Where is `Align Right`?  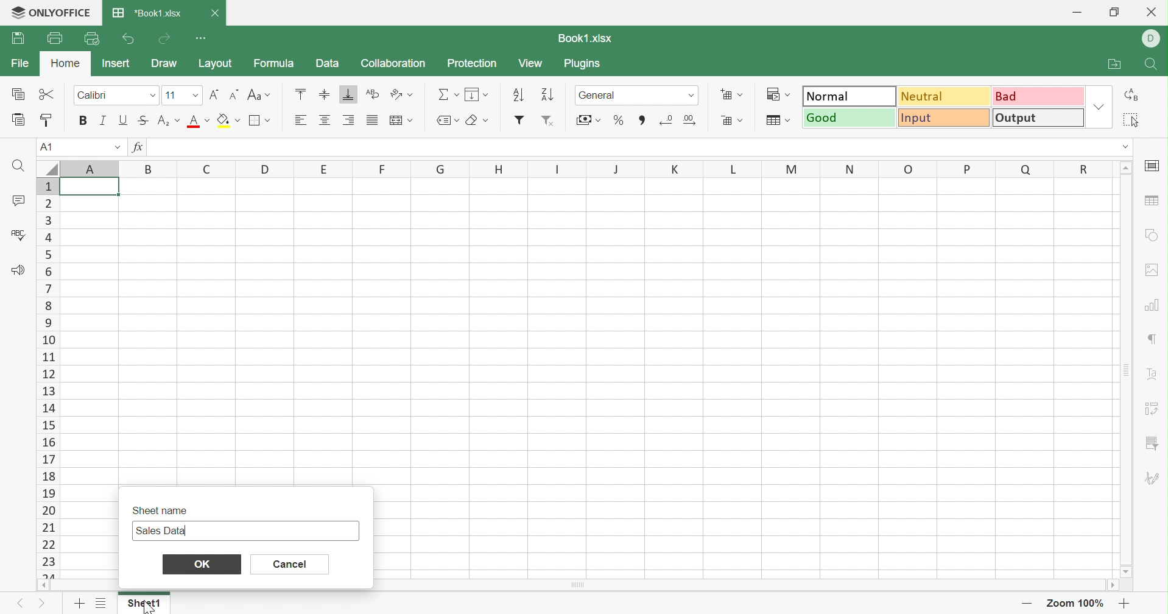 Align Right is located at coordinates (349, 121).